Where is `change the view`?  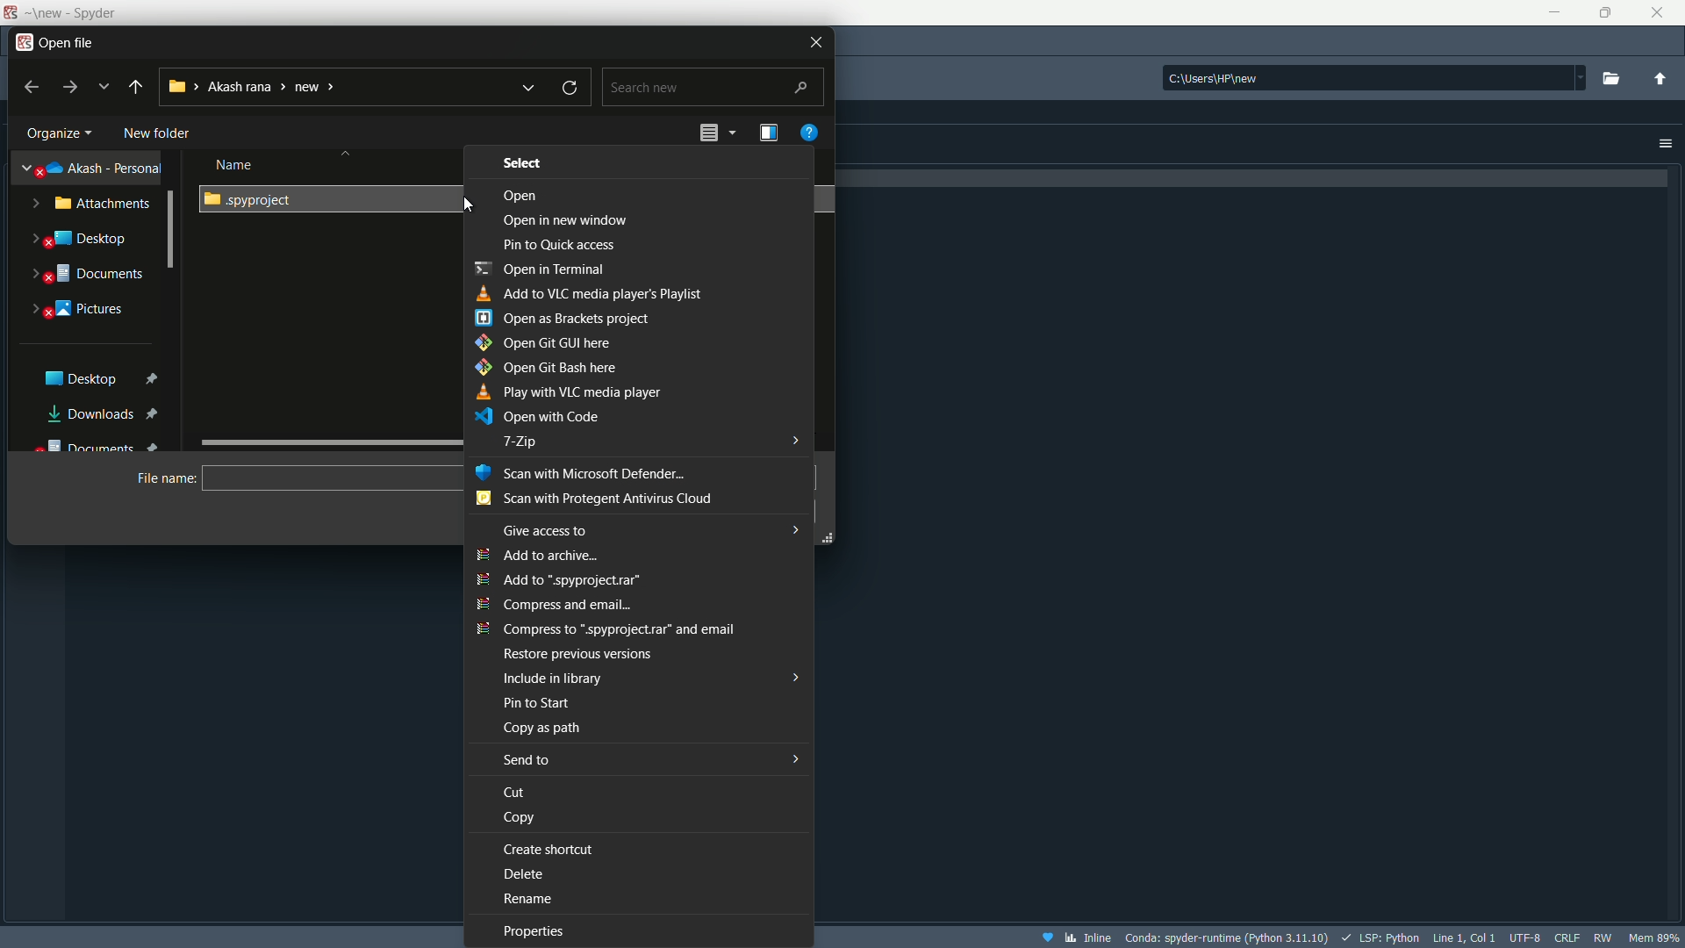
change the view is located at coordinates (716, 133).